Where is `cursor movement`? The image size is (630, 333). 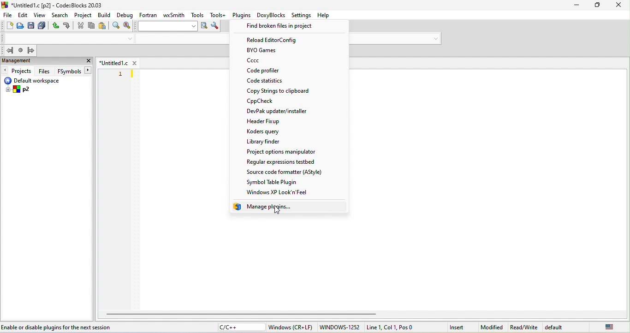
cursor movement is located at coordinates (281, 210).